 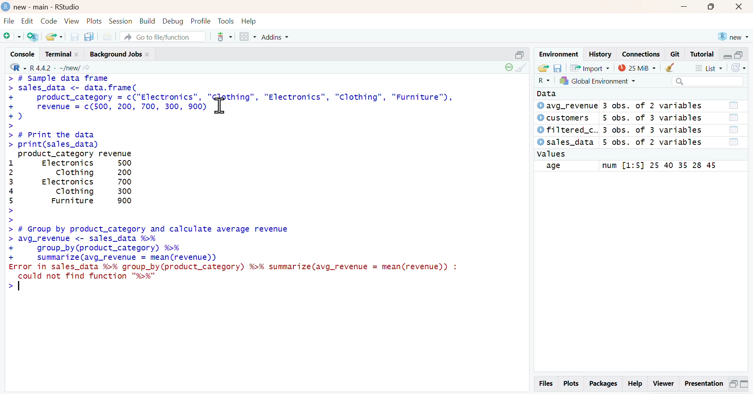 What do you see at coordinates (16, 67) in the screenshot?
I see `Select language - R Language` at bounding box center [16, 67].